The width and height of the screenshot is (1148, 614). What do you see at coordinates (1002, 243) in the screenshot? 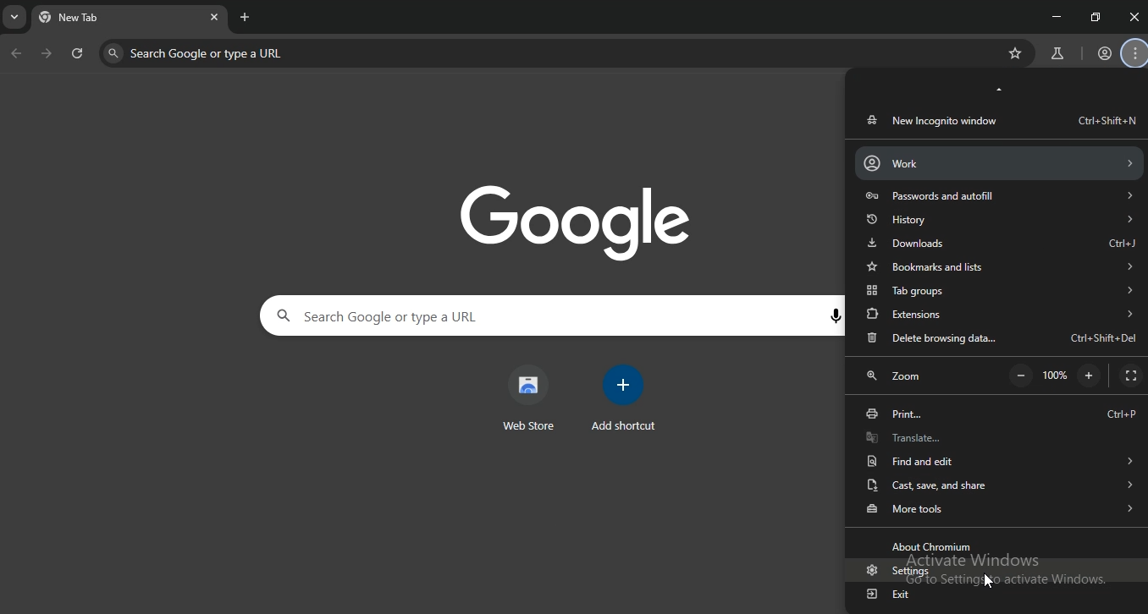
I see `downloads` at bounding box center [1002, 243].